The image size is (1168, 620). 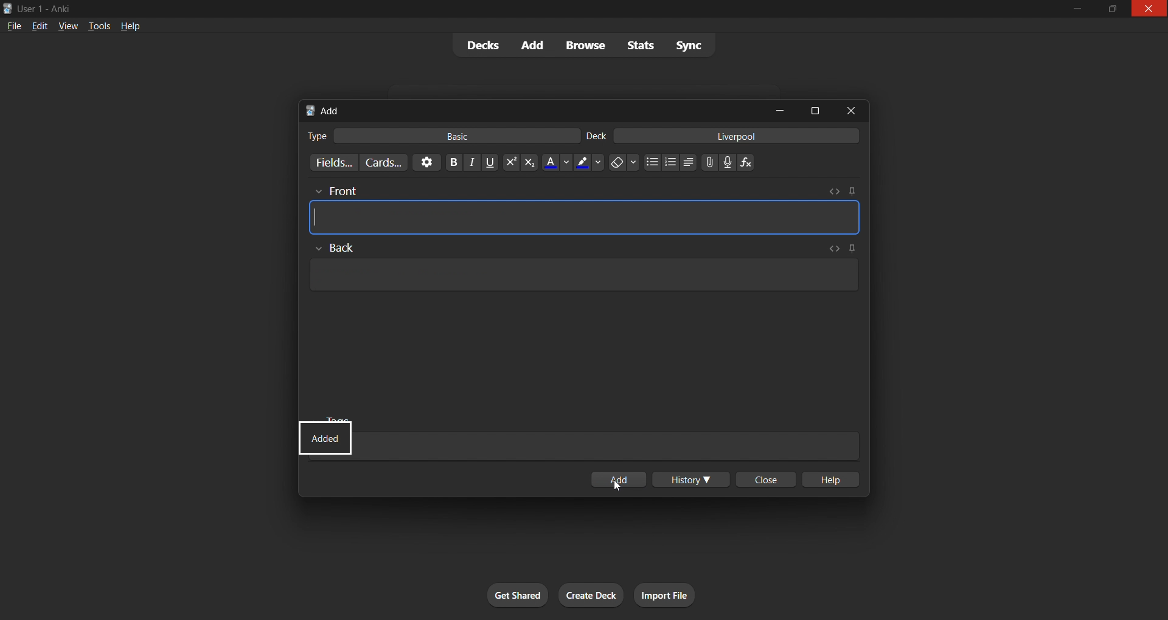 What do you see at coordinates (813, 108) in the screenshot?
I see `maximize` at bounding box center [813, 108].